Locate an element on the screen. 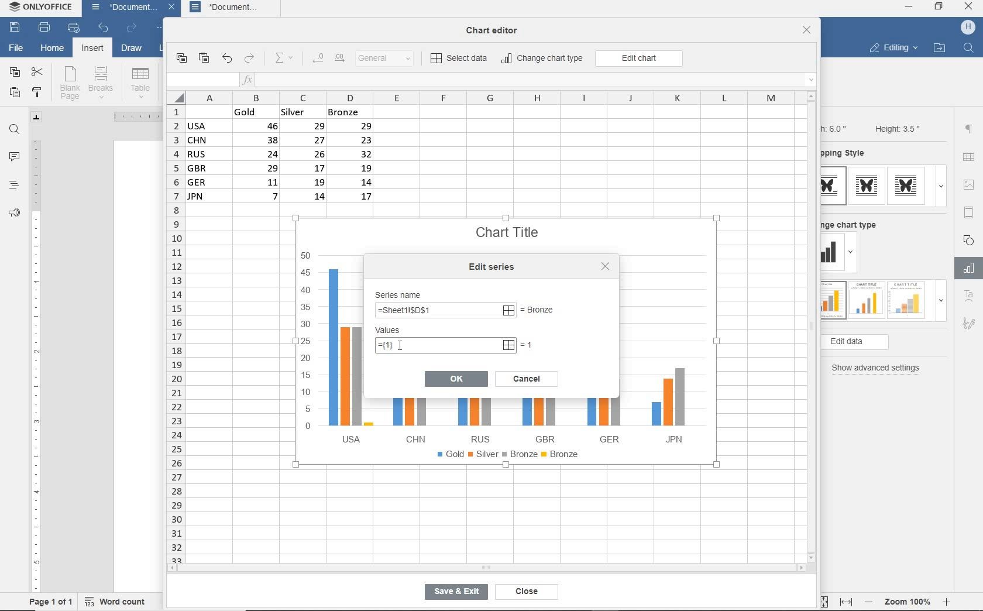  document name is located at coordinates (121, 9).